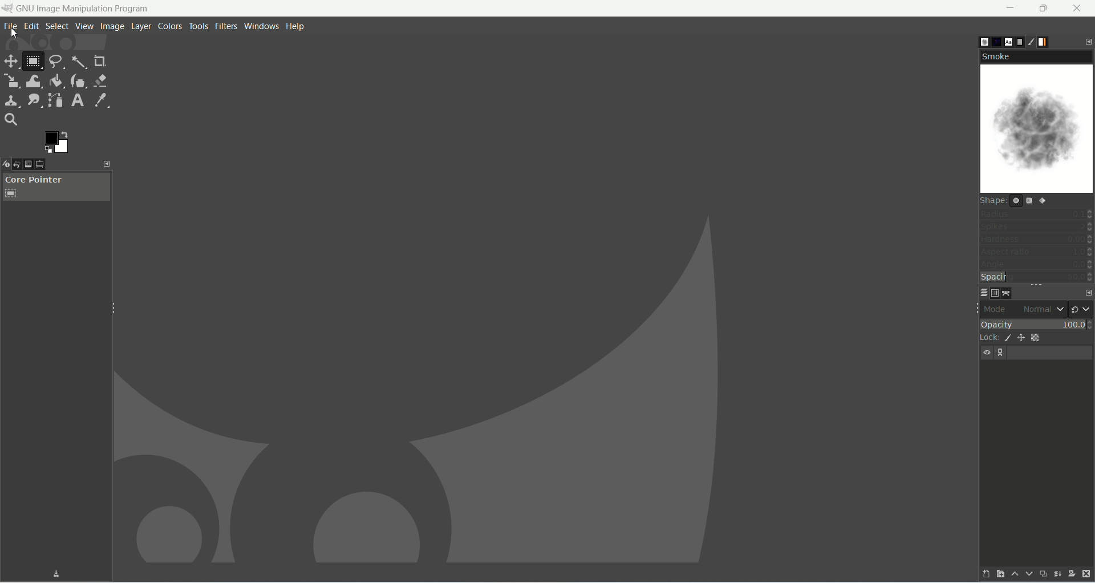 This screenshot has height=583, width=1095. Describe the element at coordinates (1037, 213) in the screenshot. I see `radius` at that location.